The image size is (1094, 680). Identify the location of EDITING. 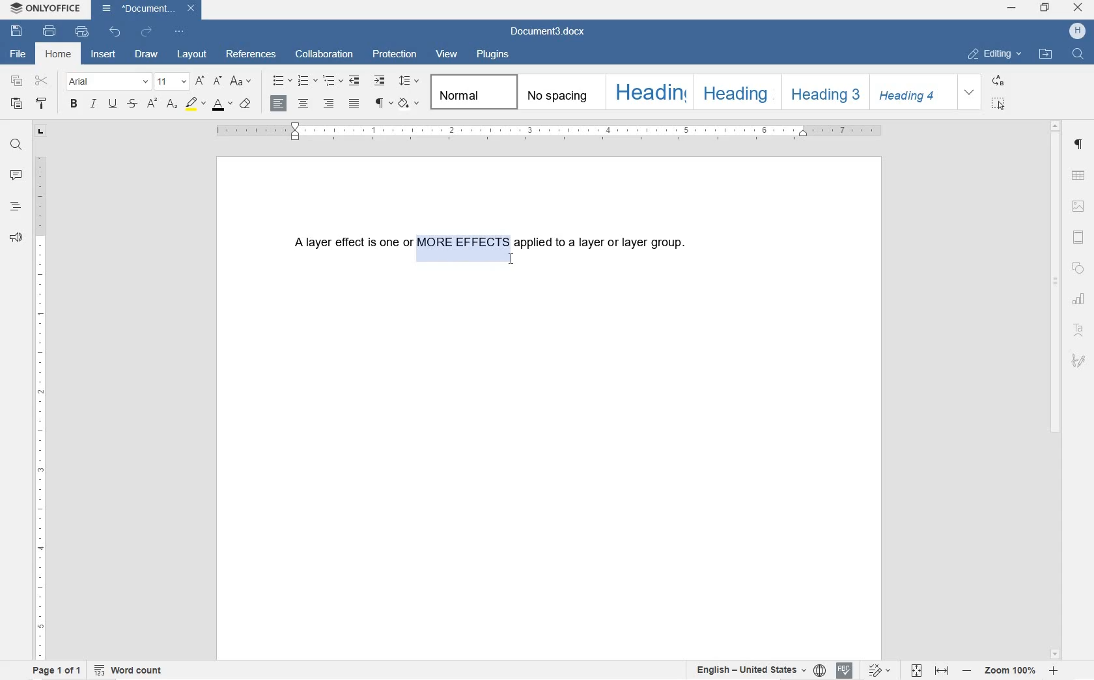
(995, 51).